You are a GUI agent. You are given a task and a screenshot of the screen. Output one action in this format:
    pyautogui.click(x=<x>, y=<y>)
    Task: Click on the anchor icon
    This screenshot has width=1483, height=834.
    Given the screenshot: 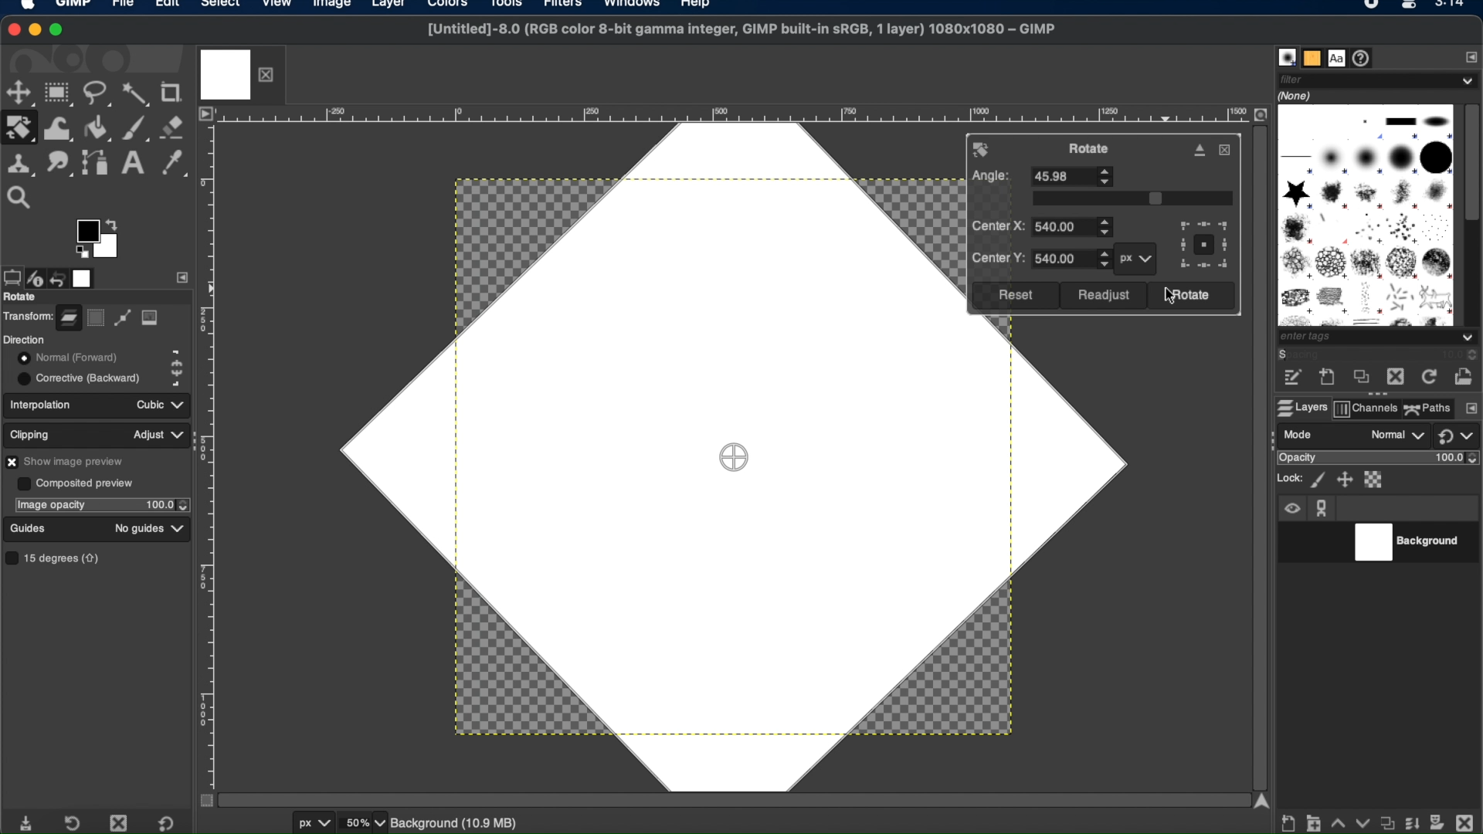 What is the action you would take?
    pyautogui.click(x=1323, y=508)
    